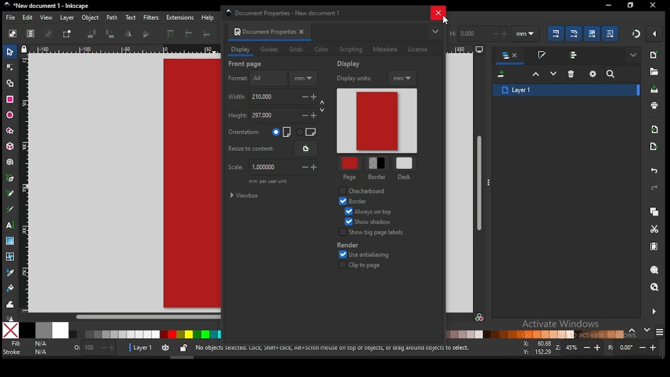 The image size is (670, 377). Describe the element at coordinates (553, 74) in the screenshot. I see `lower selection one step` at that location.